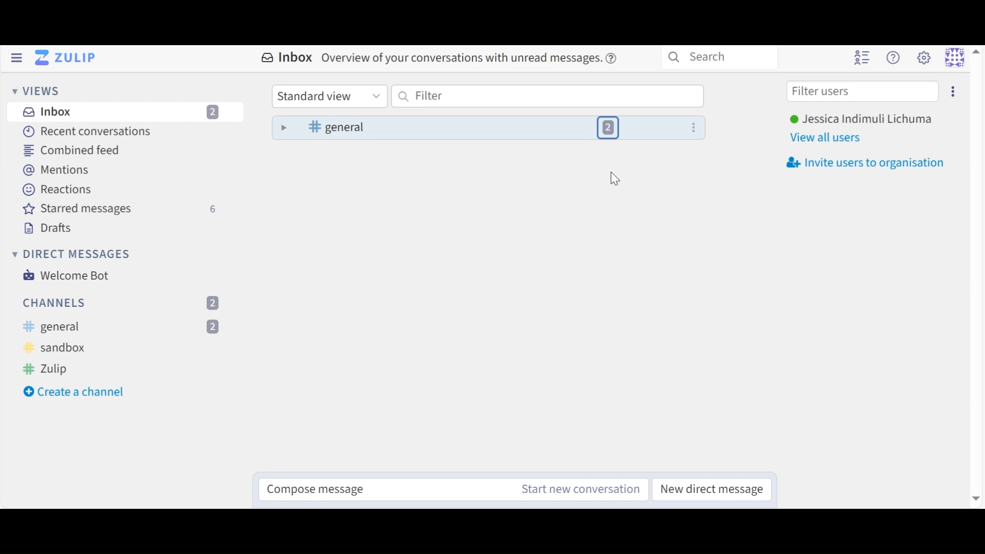 The width and height of the screenshot is (985, 554). What do you see at coordinates (382, 488) in the screenshot?
I see `Compose message` at bounding box center [382, 488].